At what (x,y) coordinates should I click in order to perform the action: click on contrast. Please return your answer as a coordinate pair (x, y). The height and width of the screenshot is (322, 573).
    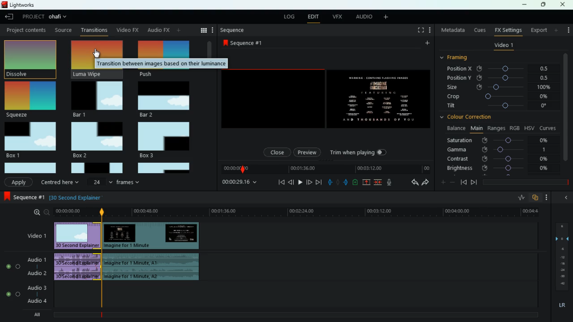
    Looking at the image, I should click on (498, 158).